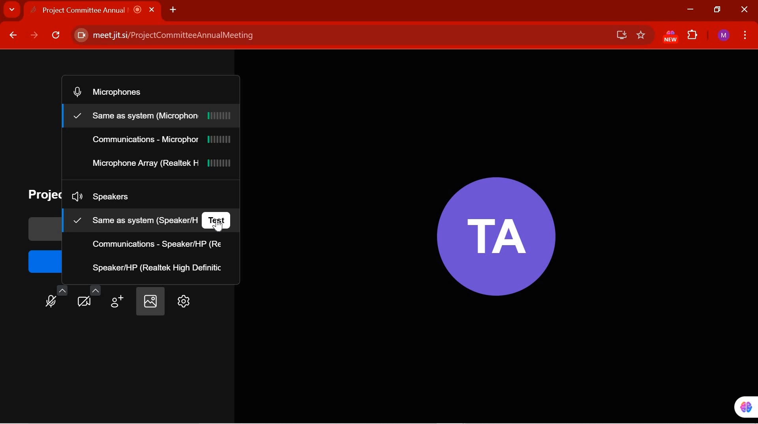 This screenshot has height=424, width=758. I want to click on BACK, so click(12, 36).